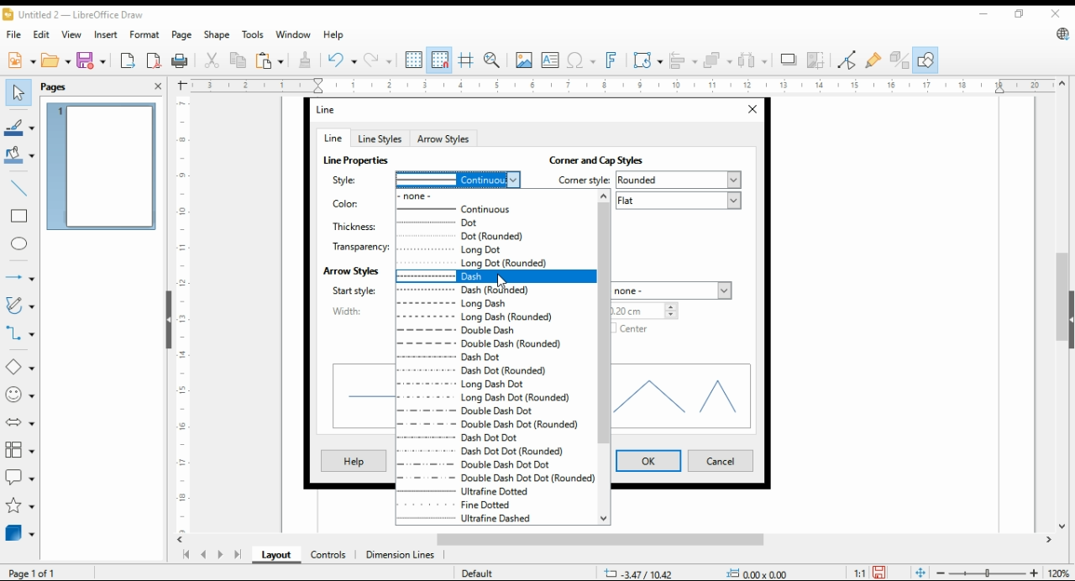 The height and width of the screenshot is (581, 1075). I want to click on curves and polygons, so click(18, 306).